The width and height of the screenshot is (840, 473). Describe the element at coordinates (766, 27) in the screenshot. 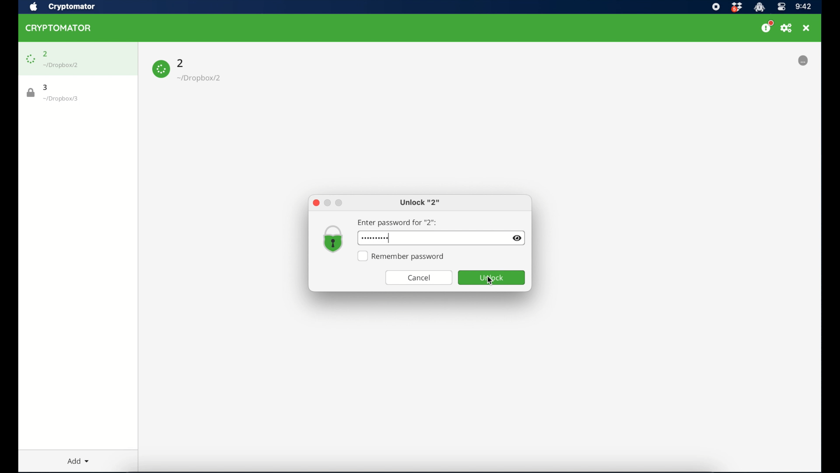

I see `support us` at that location.